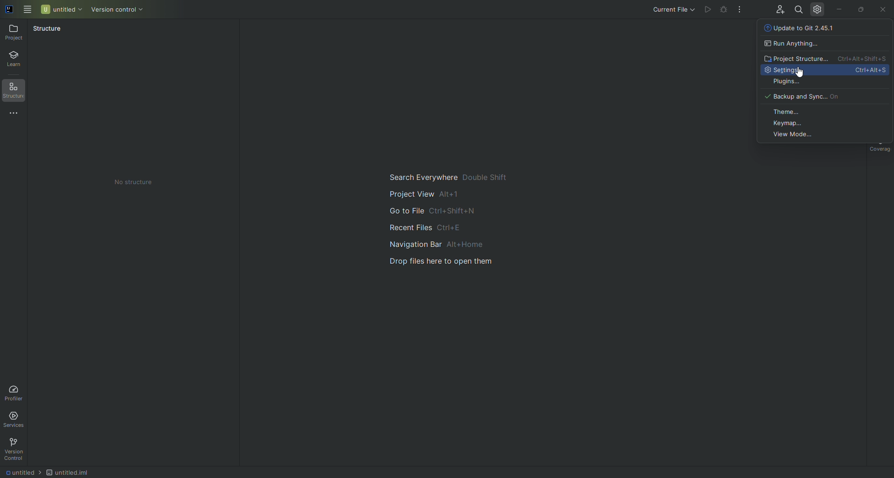  What do you see at coordinates (869, 70) in the screenshot?
I see `Ctri+Alt+S` at bounding box center [869, 70].